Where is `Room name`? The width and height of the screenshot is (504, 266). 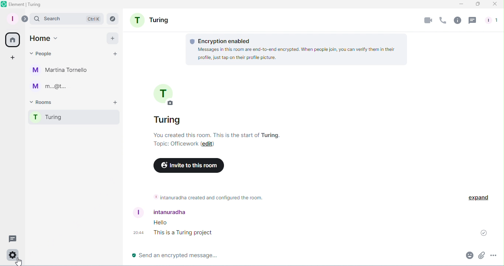
Room name is located at coordinates (162, 102).